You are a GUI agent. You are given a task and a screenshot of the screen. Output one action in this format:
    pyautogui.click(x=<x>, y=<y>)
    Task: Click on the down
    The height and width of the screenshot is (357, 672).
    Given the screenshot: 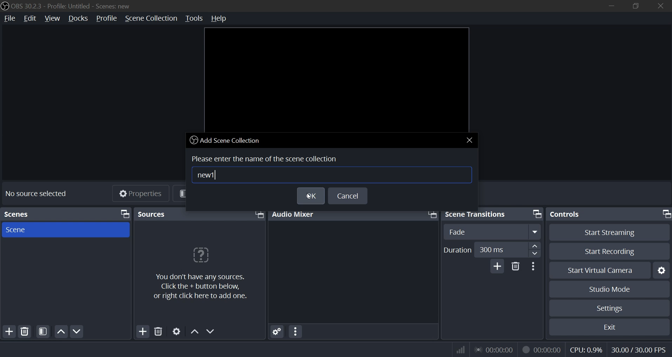 What is the action you would take?
    pyautogui.click(x=211, y=331)
    